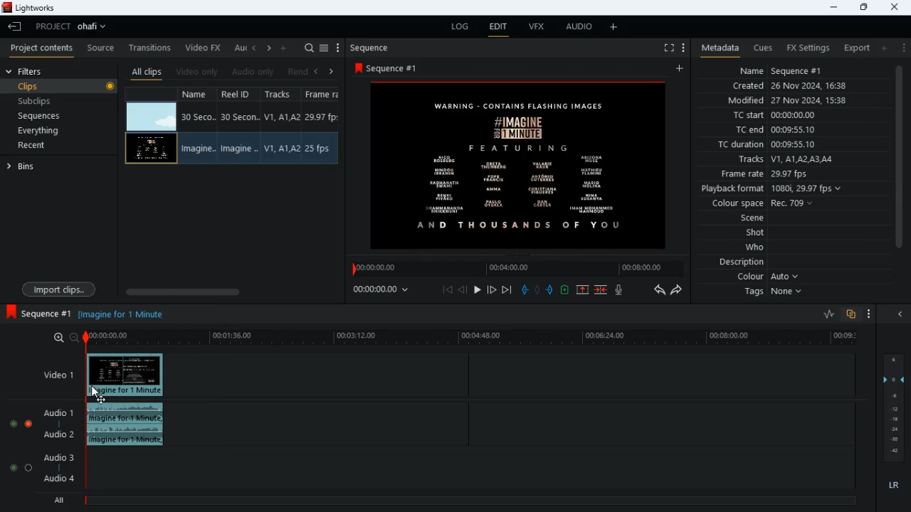 Image resolution: width=911 pixels, height=512 pixels. Describe the element at coordinates (70, 27) in the screenshot. I see `project` at that location.